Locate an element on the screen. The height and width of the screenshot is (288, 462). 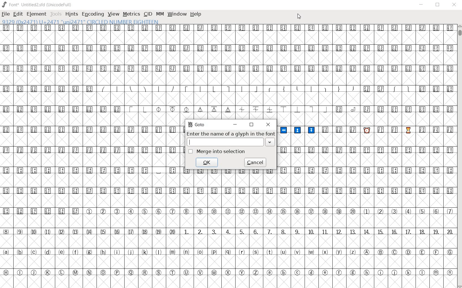
tools is located at coordinates (56, 14).